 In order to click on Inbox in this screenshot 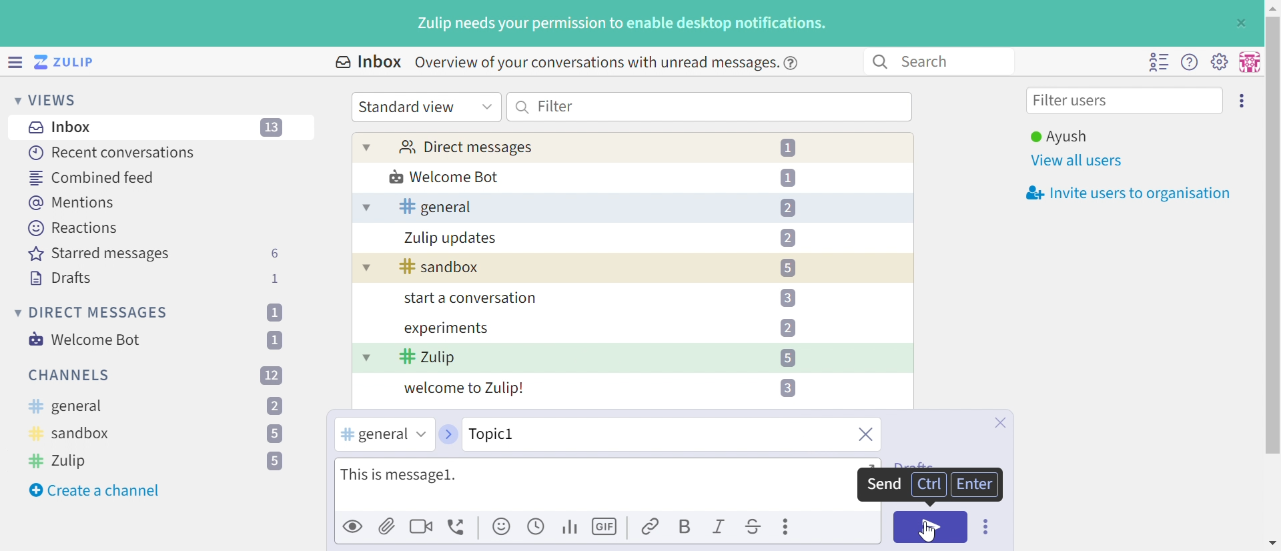, I will do `click(63, 127)`.